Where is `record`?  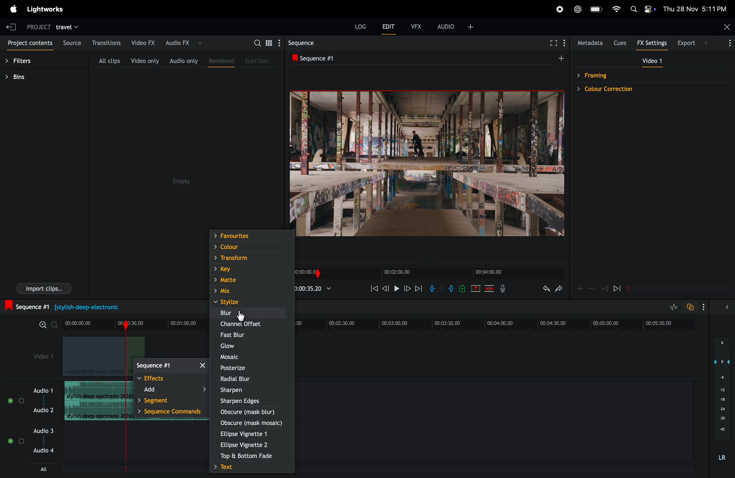 record is located at coordinates (559, 10).